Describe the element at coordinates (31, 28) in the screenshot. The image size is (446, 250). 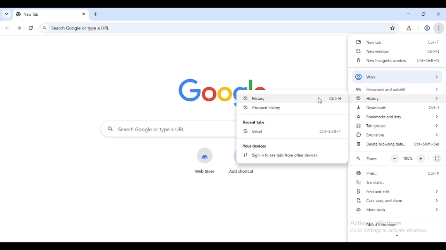
I see `reload this page` at that location.